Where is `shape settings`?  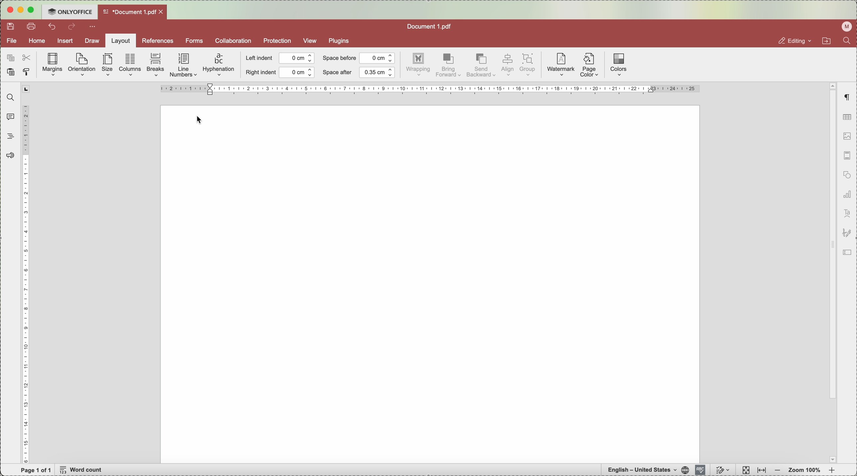 shape settings is located at coordinates (846, 176).